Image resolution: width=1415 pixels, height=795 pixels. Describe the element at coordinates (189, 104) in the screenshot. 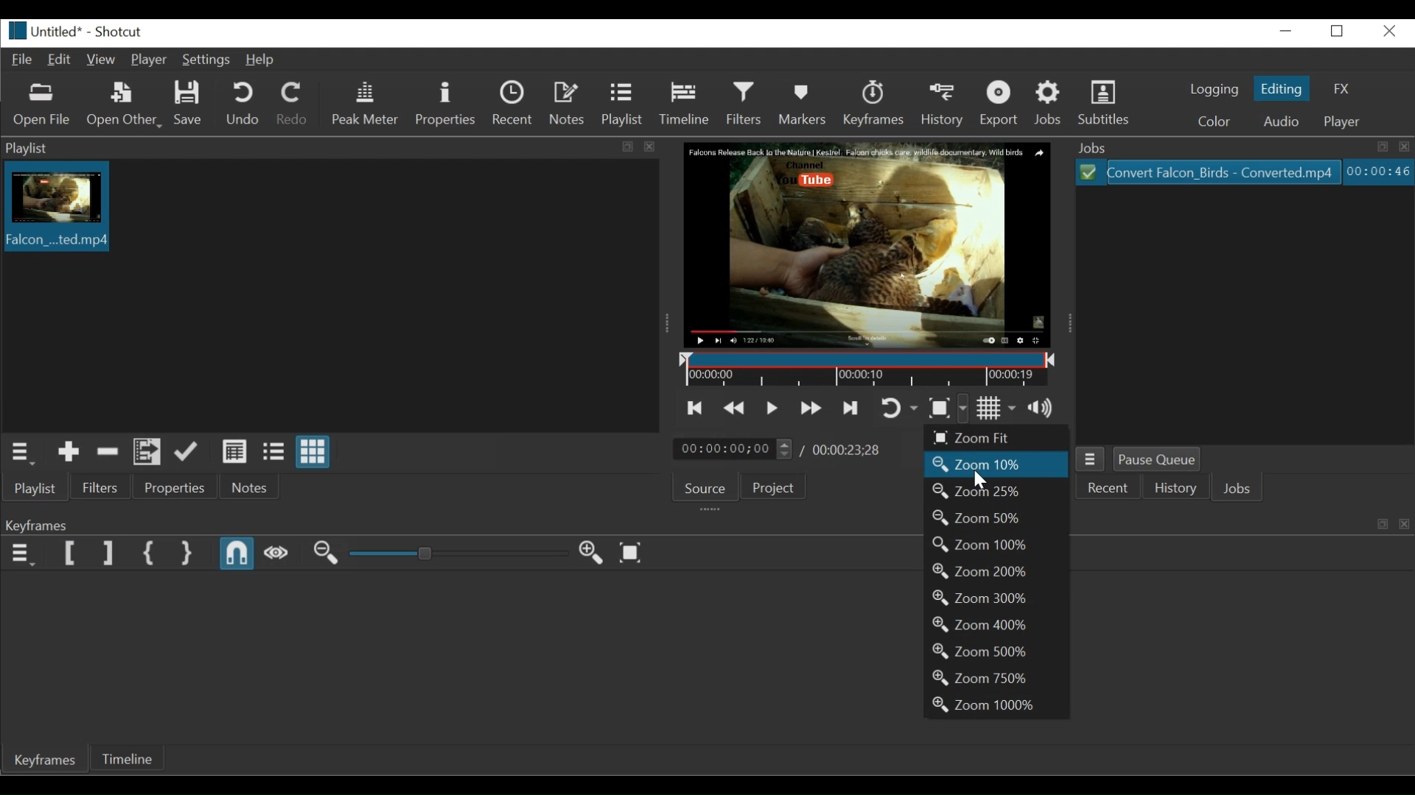

I see `Save` at that location.